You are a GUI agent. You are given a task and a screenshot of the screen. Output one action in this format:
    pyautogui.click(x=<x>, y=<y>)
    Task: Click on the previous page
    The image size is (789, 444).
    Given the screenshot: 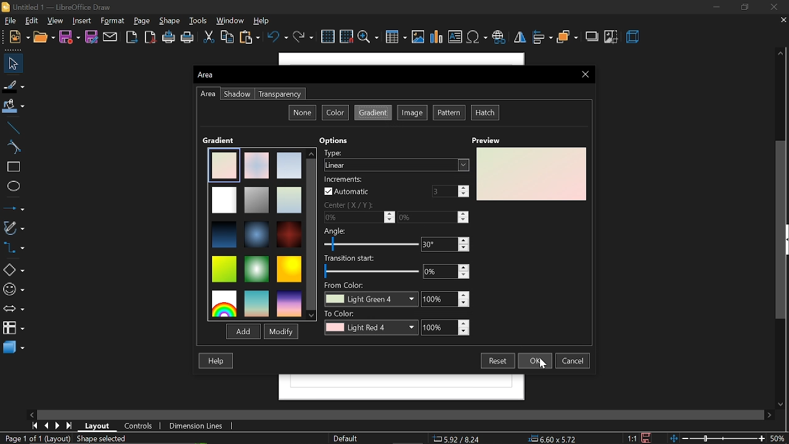 What is the action you would take?
    pyautogui.click(x=46, y=425)
    